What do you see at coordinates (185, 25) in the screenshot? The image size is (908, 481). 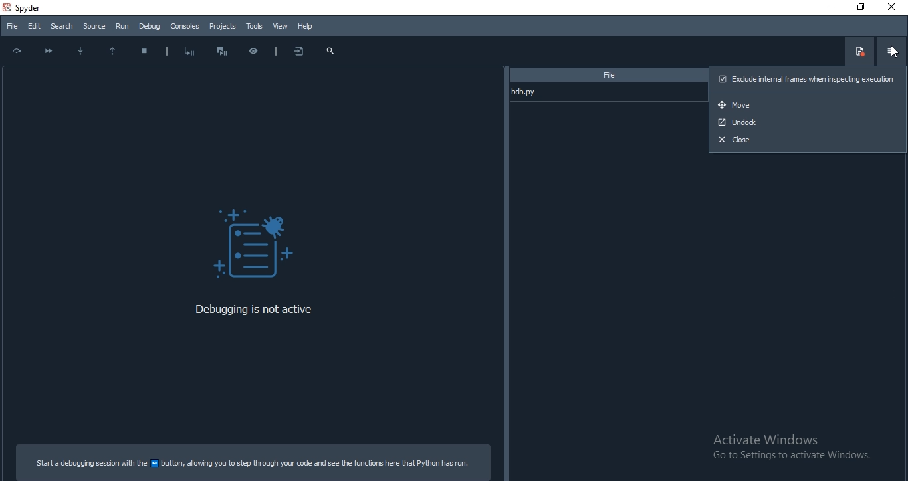 I see `Consoles` at bounding box center [185, 25].